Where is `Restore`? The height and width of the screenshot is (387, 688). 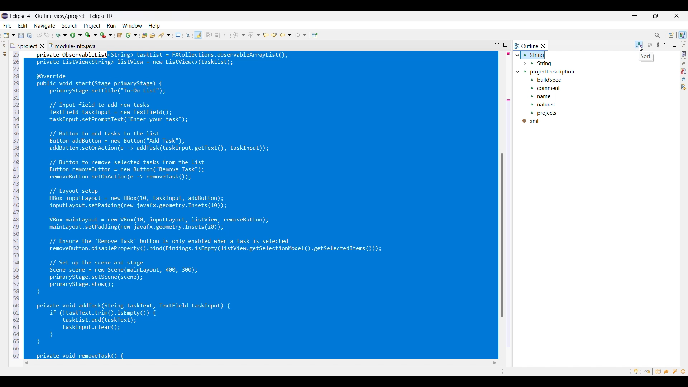 Restore is located at coordinates (684, 63).